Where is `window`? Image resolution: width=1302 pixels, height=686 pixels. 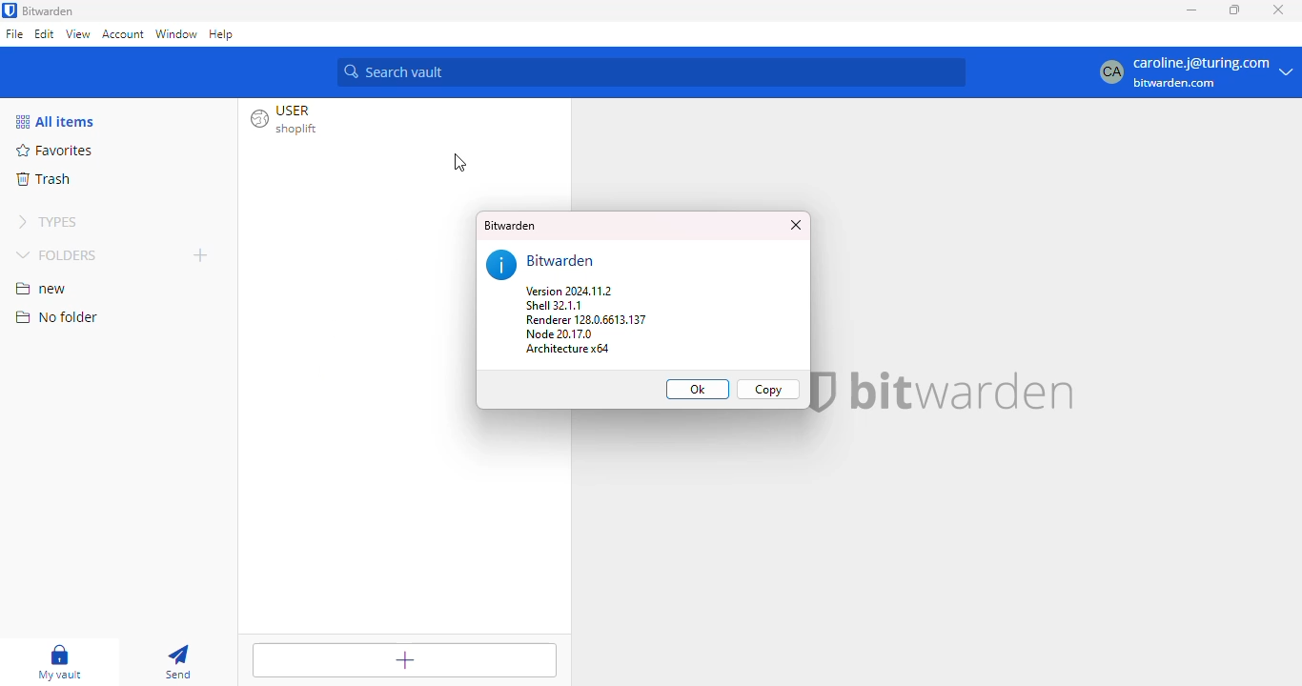 window is located at coordinates (176, 34).